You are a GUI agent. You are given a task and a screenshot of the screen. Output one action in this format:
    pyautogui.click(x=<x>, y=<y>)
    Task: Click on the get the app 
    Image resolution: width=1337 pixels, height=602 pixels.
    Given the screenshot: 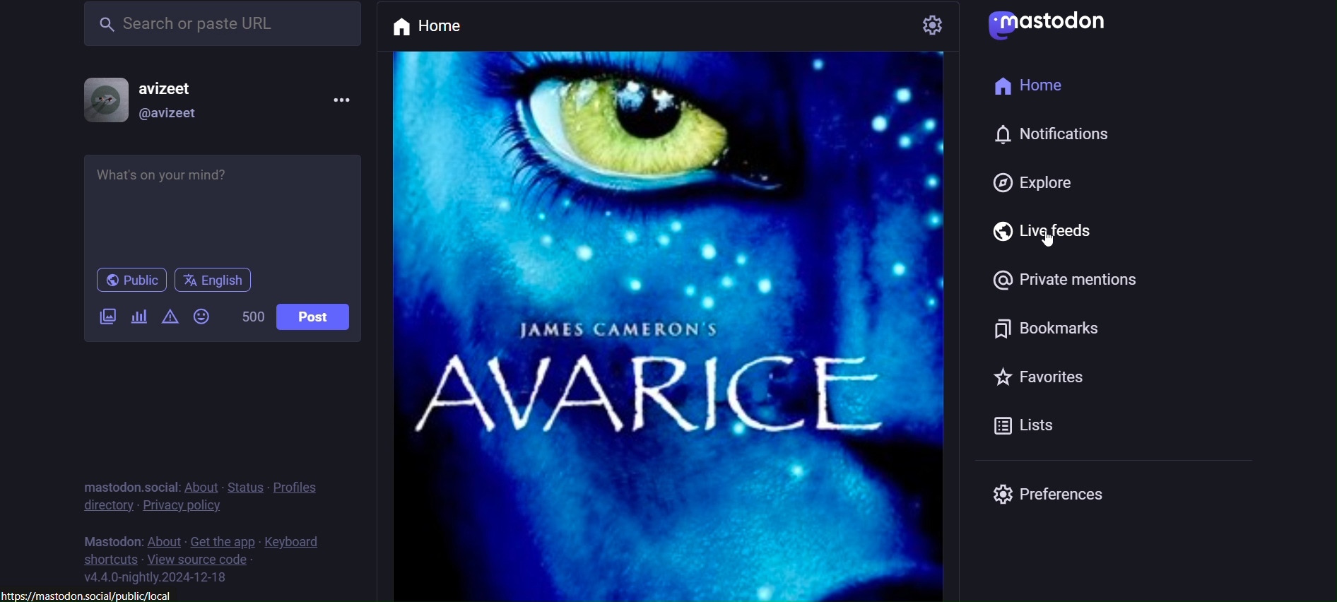 What is the action you would take?
    pyautogui.click(x=221, y=535)
    